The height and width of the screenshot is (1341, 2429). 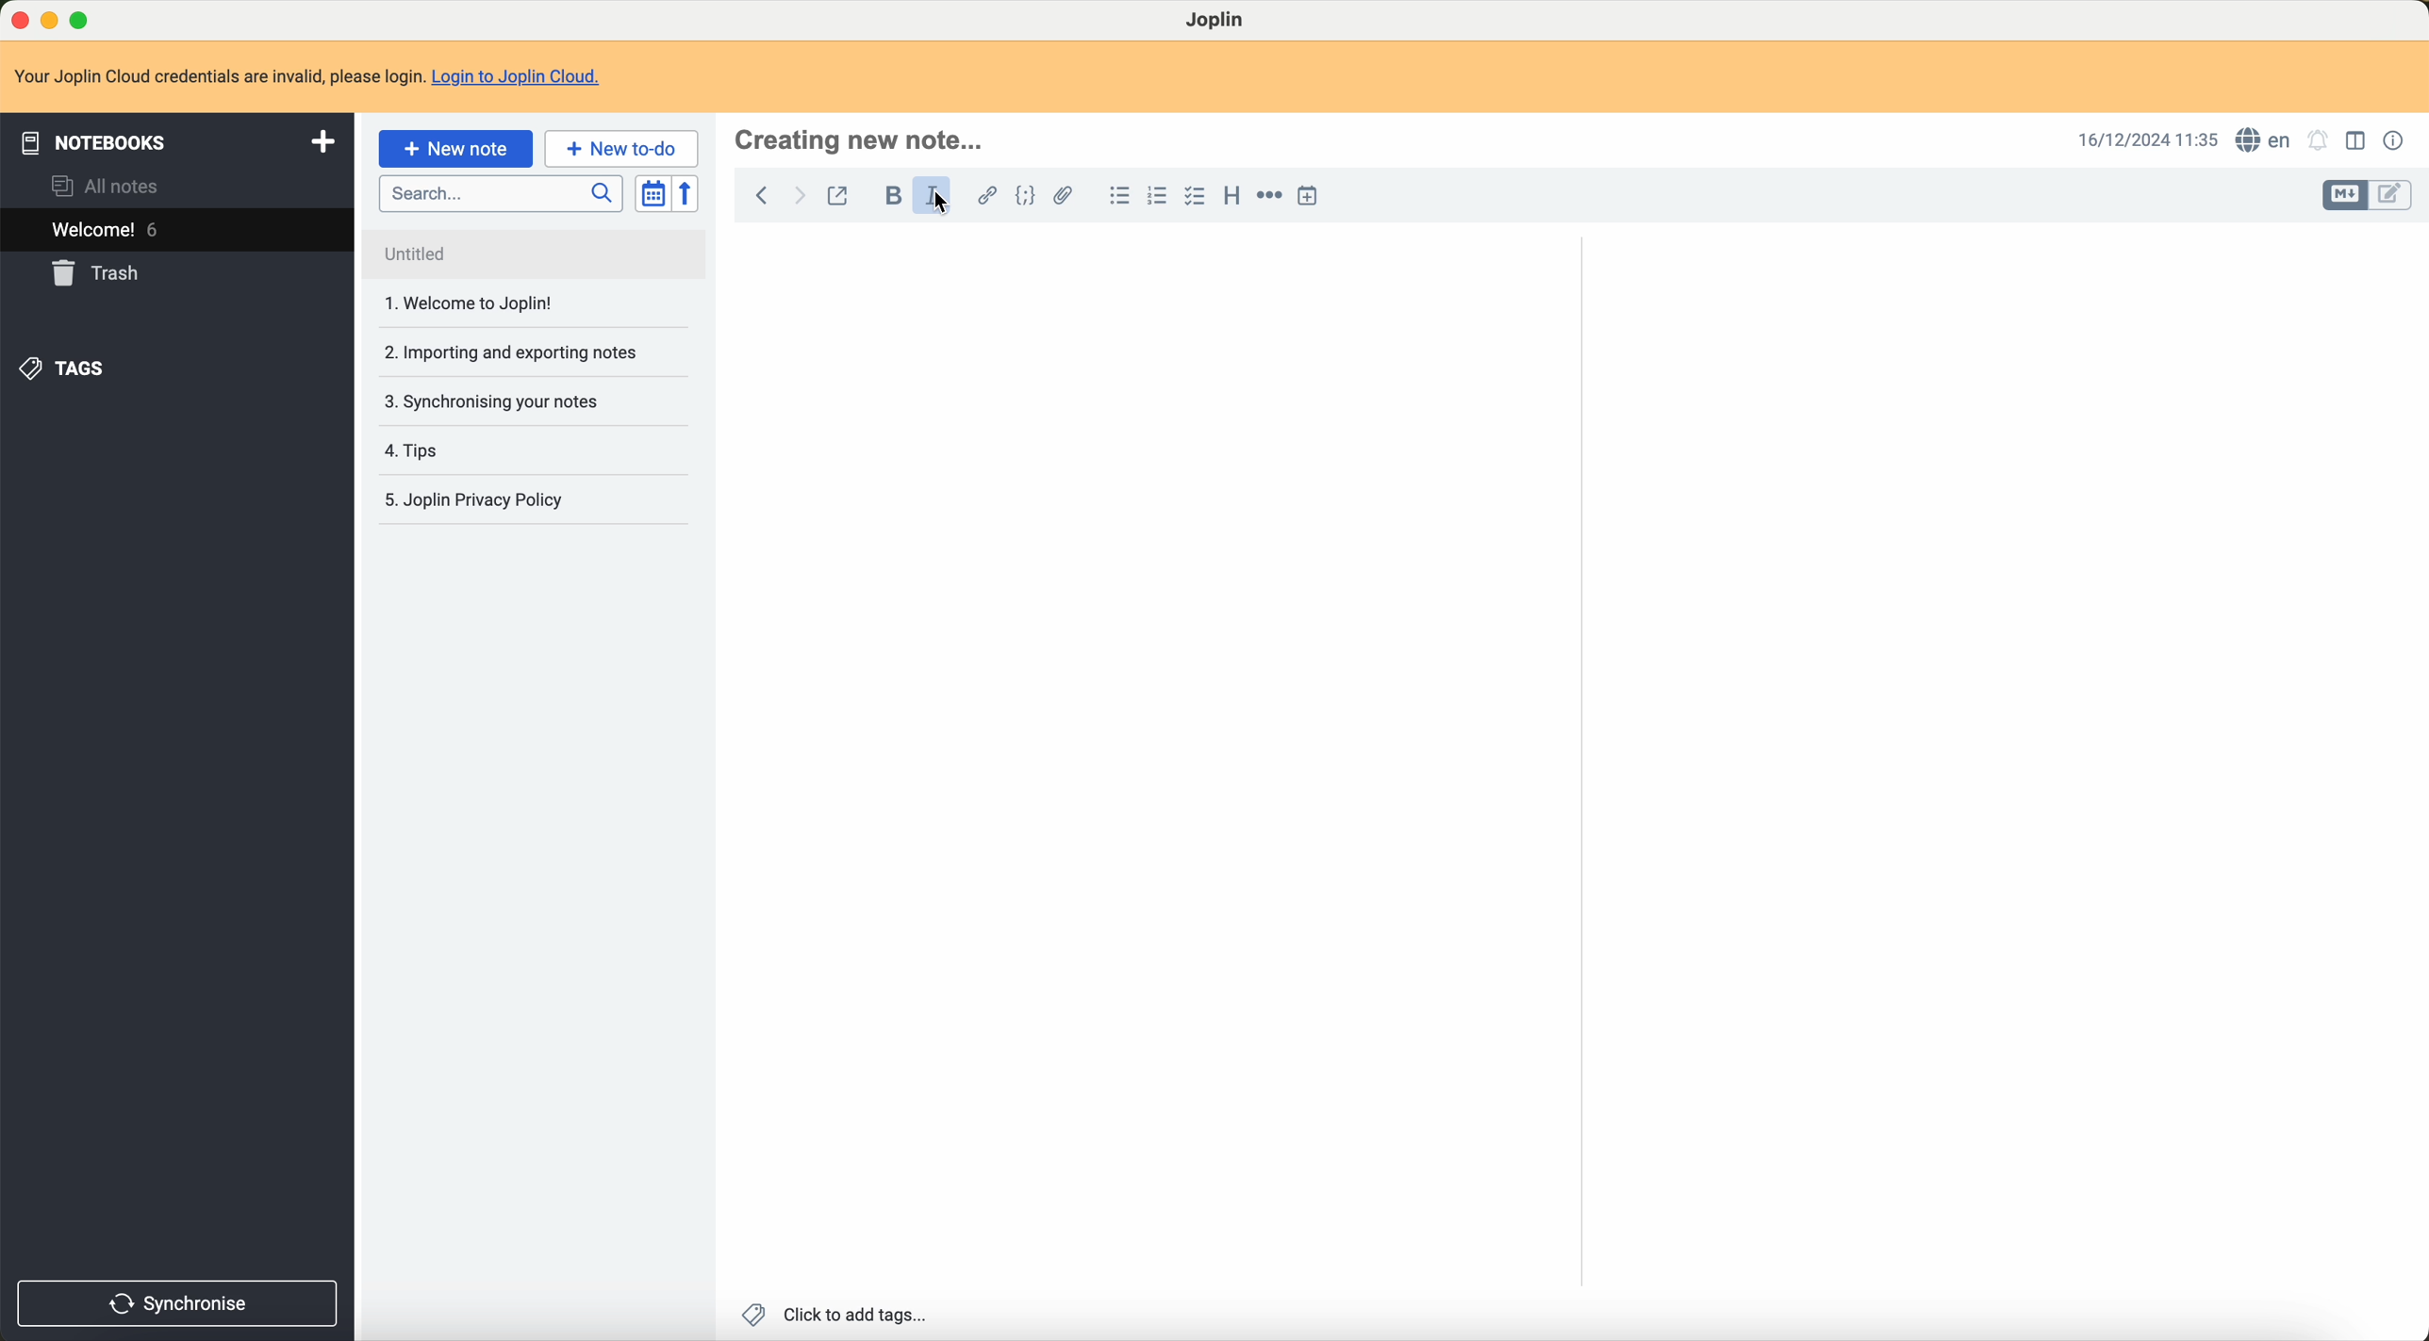 What do you see at coordinates (803, 196) in the screenshot?
I see `foward` at bounding box center [803, 196].